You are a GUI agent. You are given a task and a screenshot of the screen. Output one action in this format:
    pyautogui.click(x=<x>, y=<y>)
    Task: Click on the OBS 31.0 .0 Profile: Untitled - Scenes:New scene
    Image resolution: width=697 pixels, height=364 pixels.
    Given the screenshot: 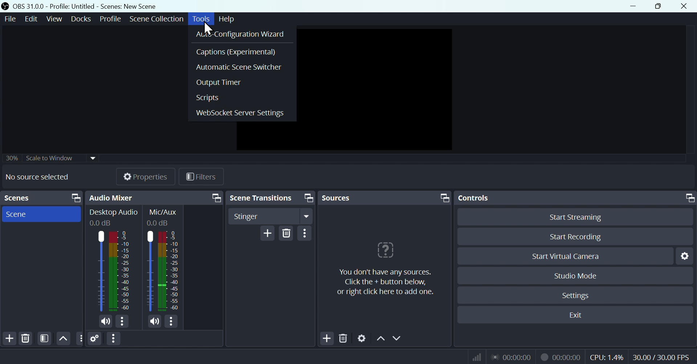 What is the action you would take?
    pyautogui.click(x=86, y=6)
    